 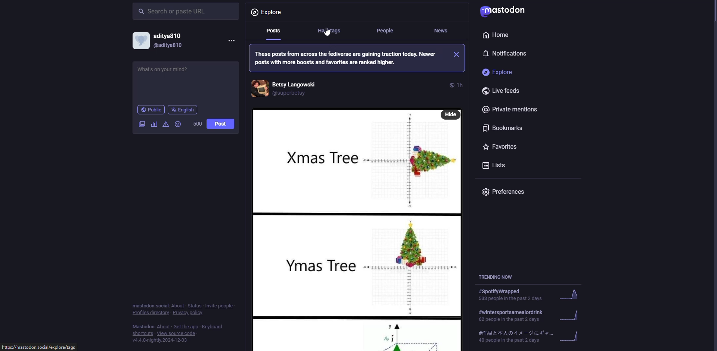 What do you see at coordinates (364, 265) in the screenshot?
I see `post` at bounding box center [364, 265].